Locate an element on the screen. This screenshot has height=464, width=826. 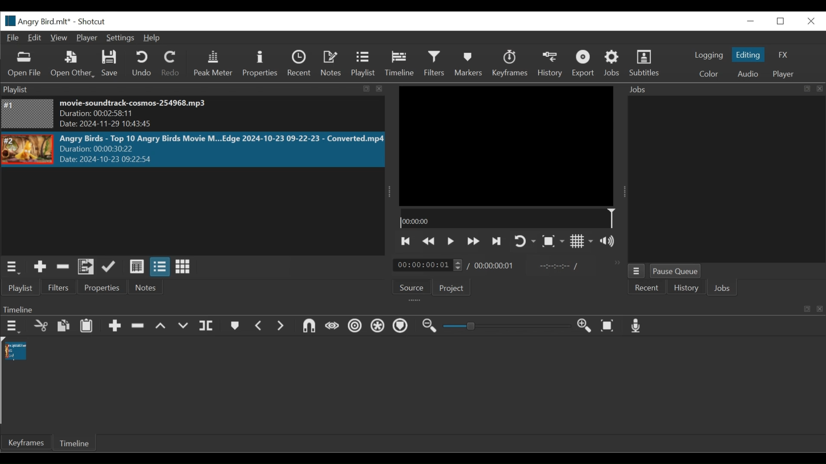
Add files to the playlist is located at coordinates (86, 267).